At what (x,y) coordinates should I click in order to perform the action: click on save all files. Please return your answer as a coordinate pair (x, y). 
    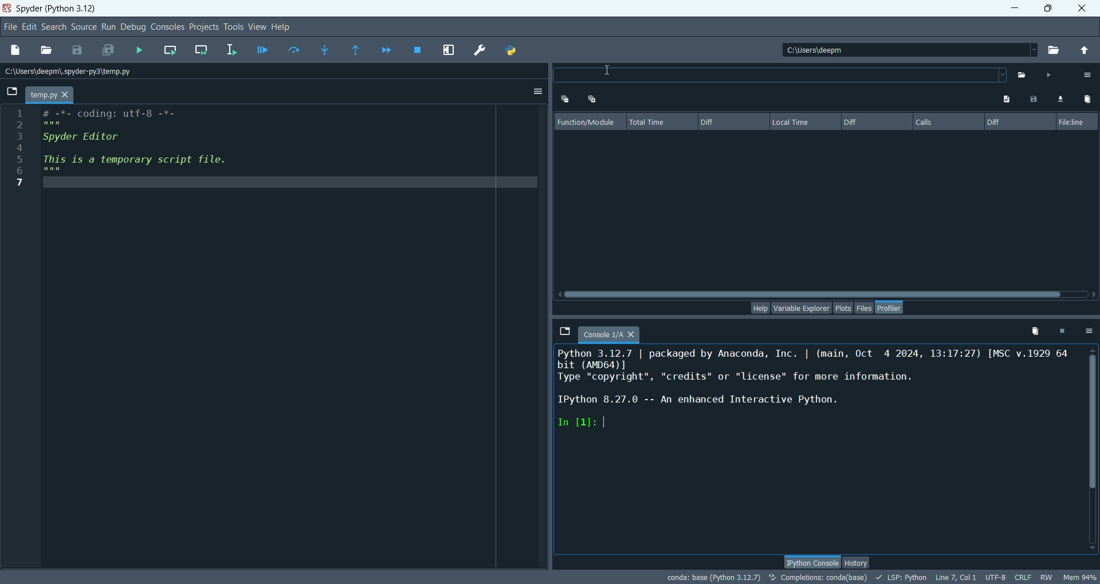
    Looking at the image, I should click on (109, 49).